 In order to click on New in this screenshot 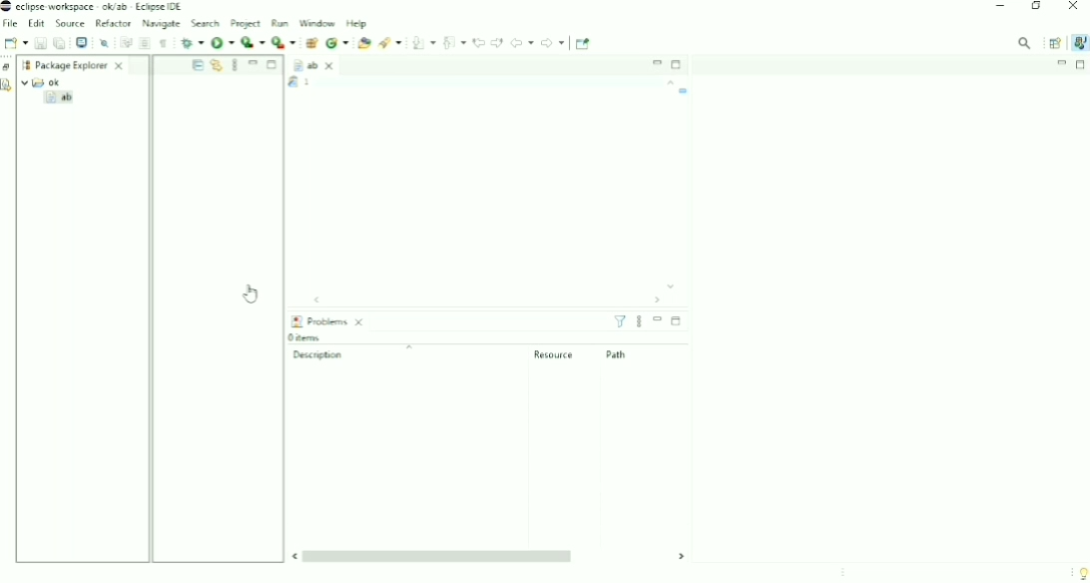, I will do `click(15, 43)`.